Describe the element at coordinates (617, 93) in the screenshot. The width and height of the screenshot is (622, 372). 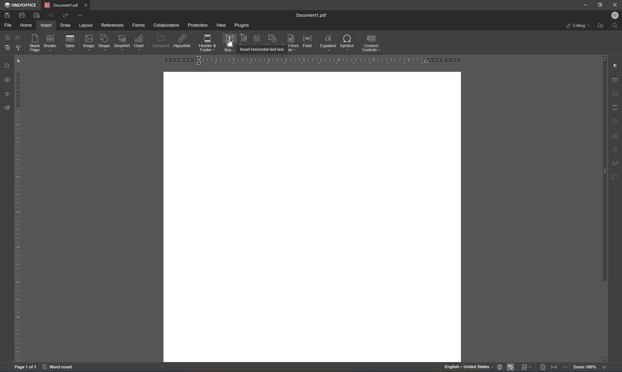
I see `Image settings` at that location.